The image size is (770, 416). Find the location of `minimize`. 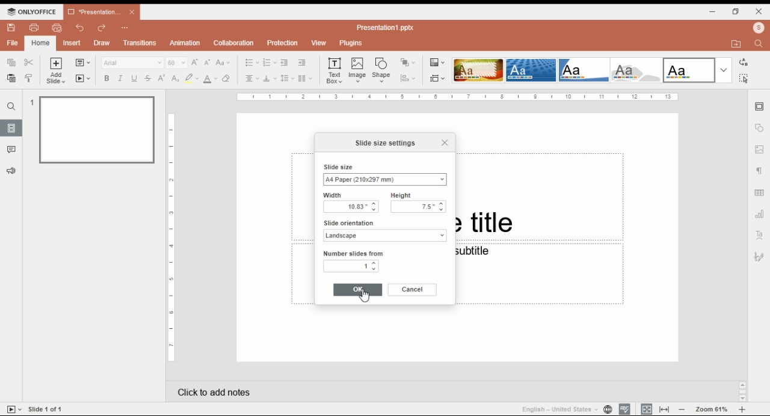

minimize is located at coordinates (713, 11).